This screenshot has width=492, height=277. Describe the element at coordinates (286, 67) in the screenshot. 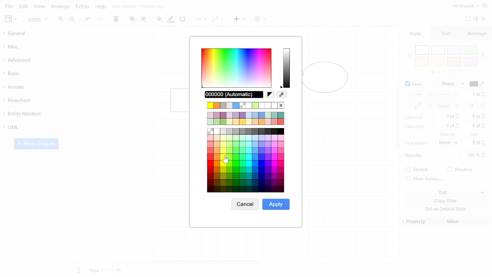

I see `Current color spectrum` at that location.